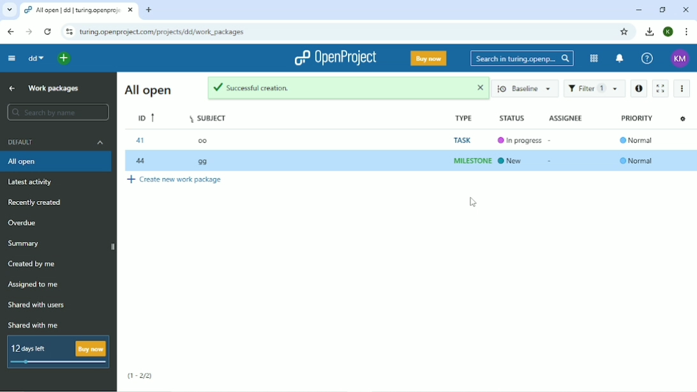  Describe the element at coordinates (661, 89) in the screenshot. I see `Activate zen mode` at that location.